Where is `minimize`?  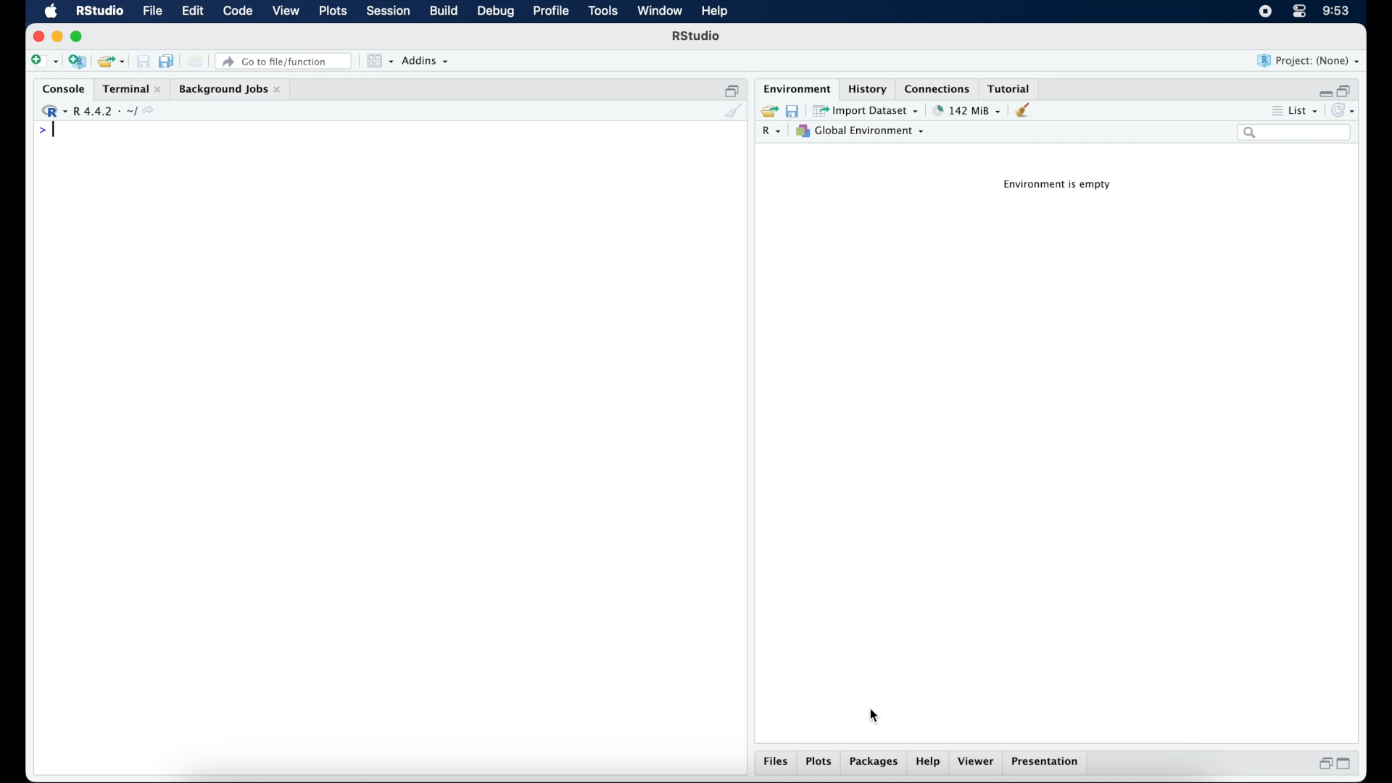 minimize is located at coordinates (1322, 91).